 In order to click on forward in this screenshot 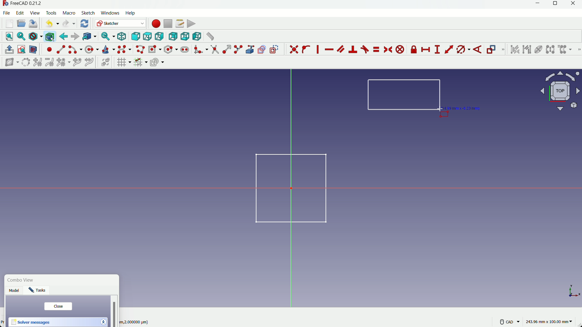, I will do `click(75, 37)`.